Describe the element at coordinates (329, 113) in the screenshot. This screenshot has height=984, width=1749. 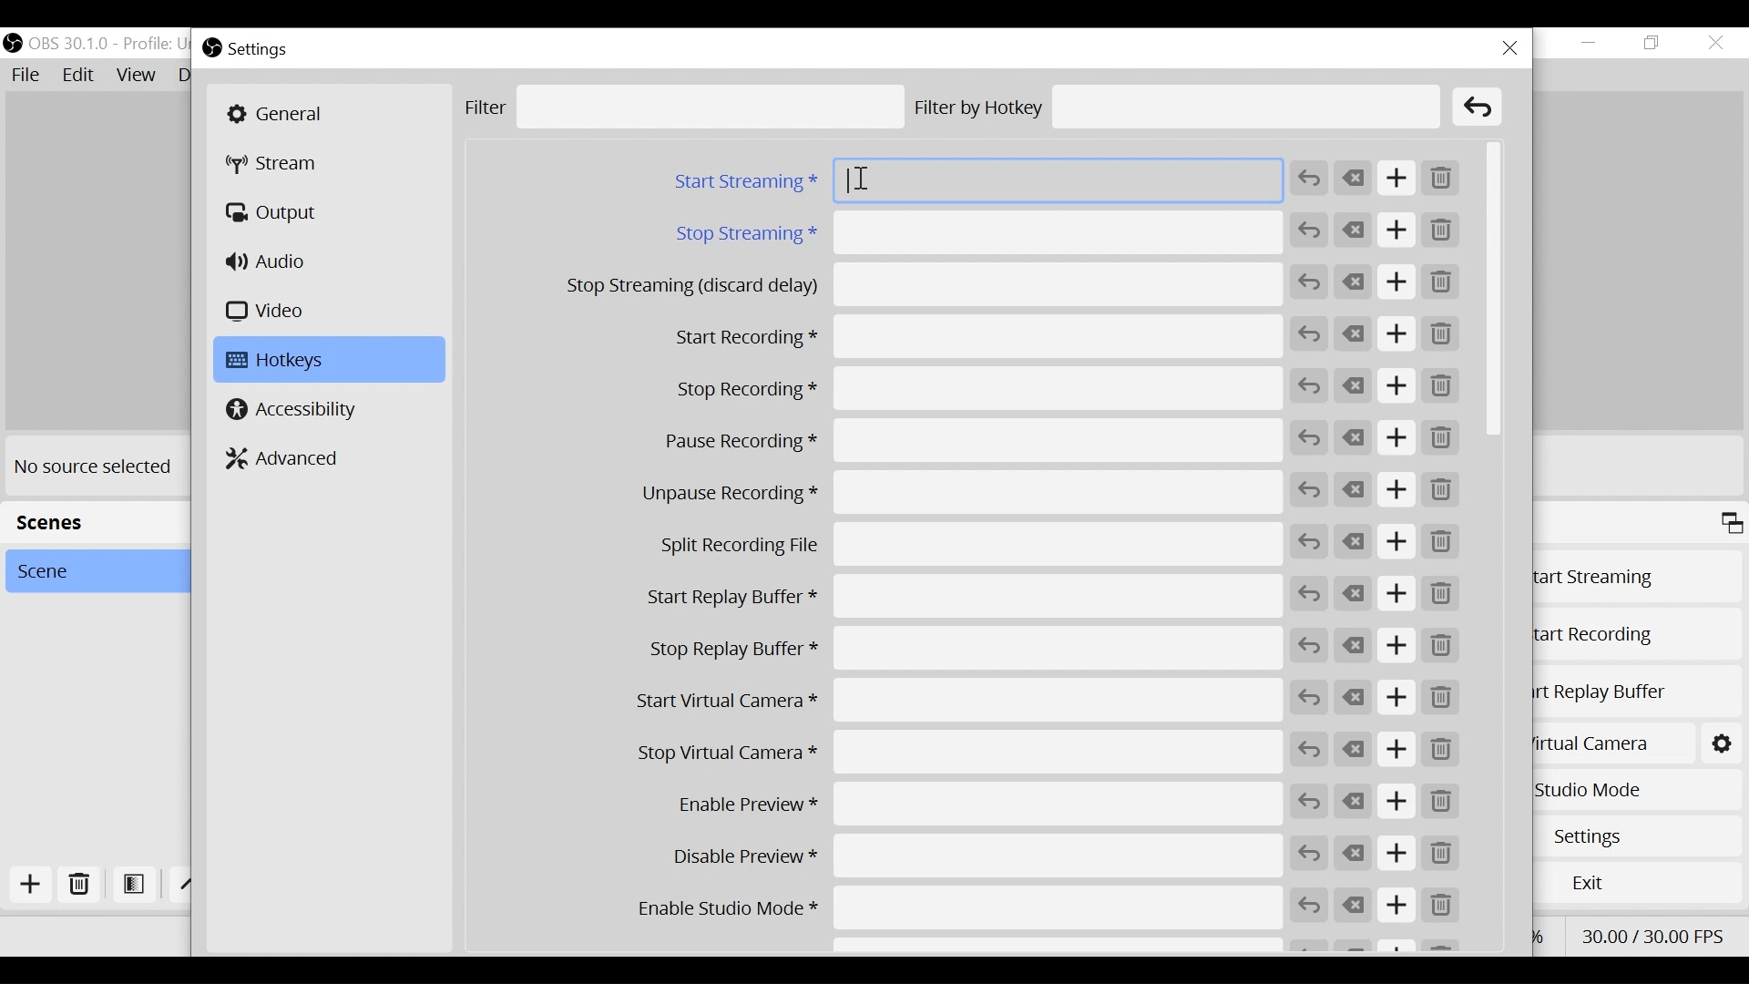
I see `General` at that location.